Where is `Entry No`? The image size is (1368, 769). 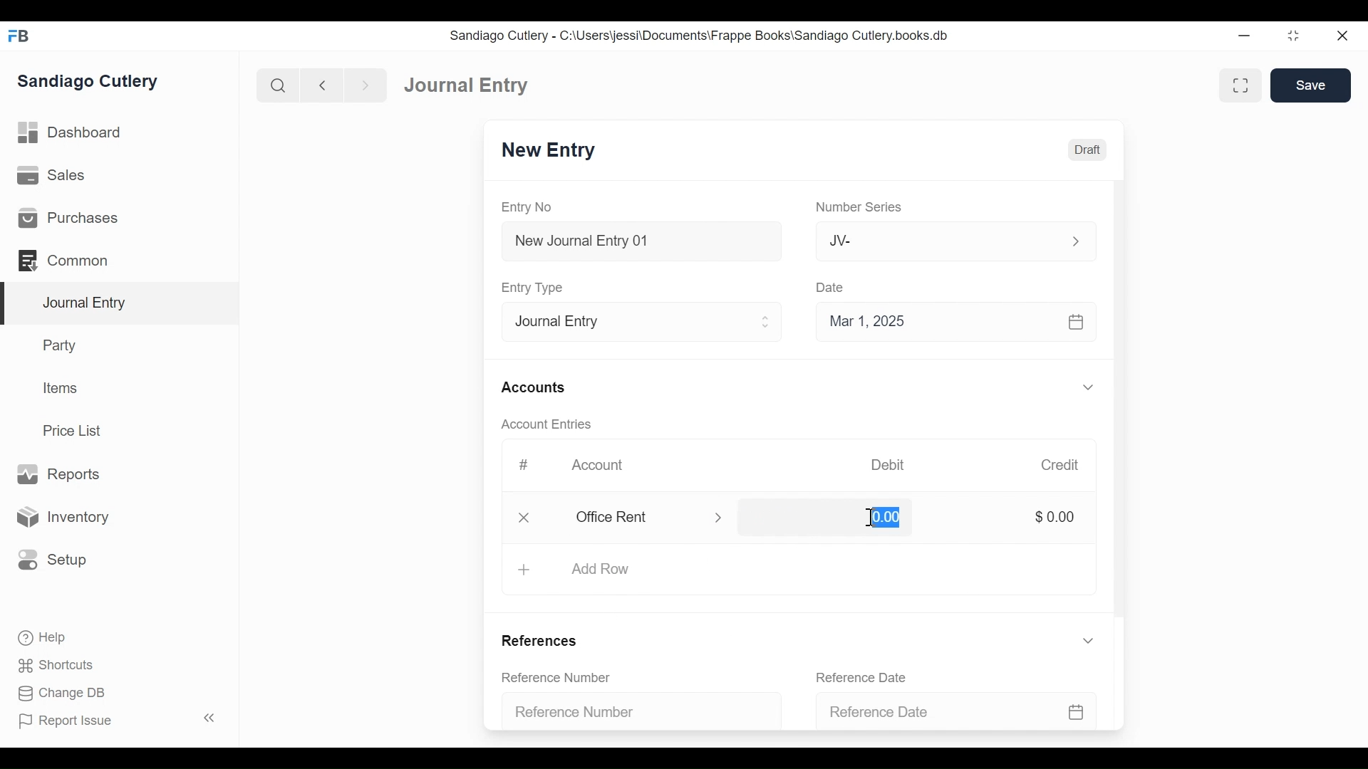 Entry No is located at coordinates (532, 207).